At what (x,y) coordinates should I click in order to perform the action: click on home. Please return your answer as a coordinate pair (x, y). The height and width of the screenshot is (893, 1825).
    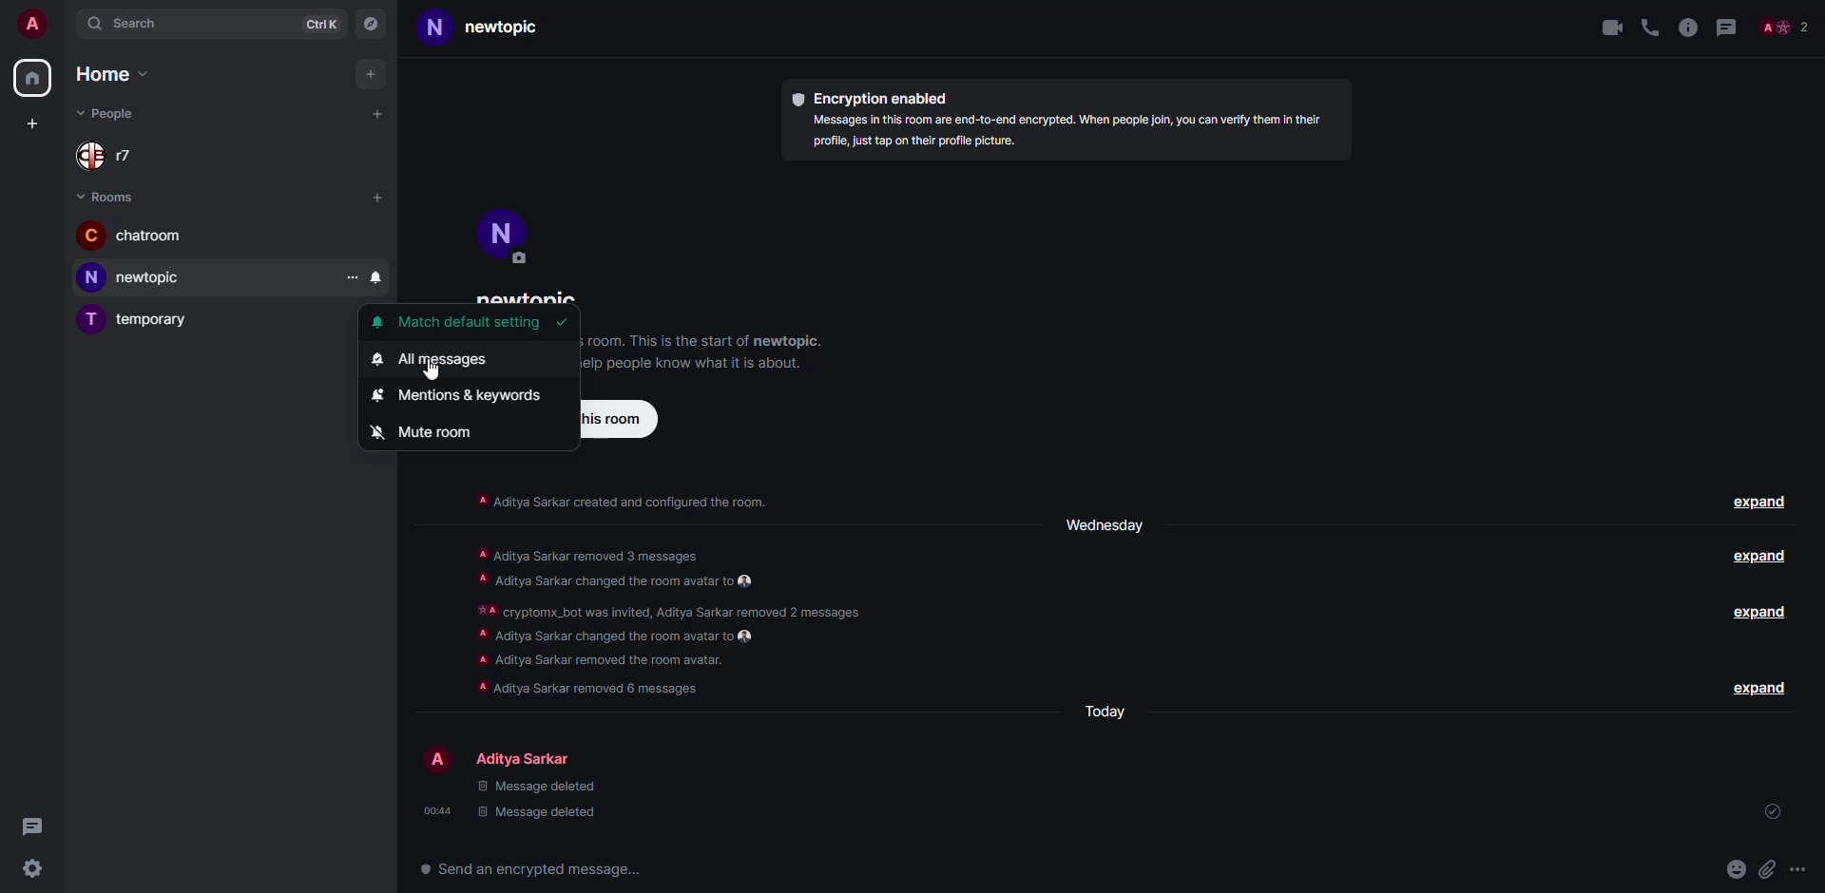
    Looking at the image, I should click on (34, 78).